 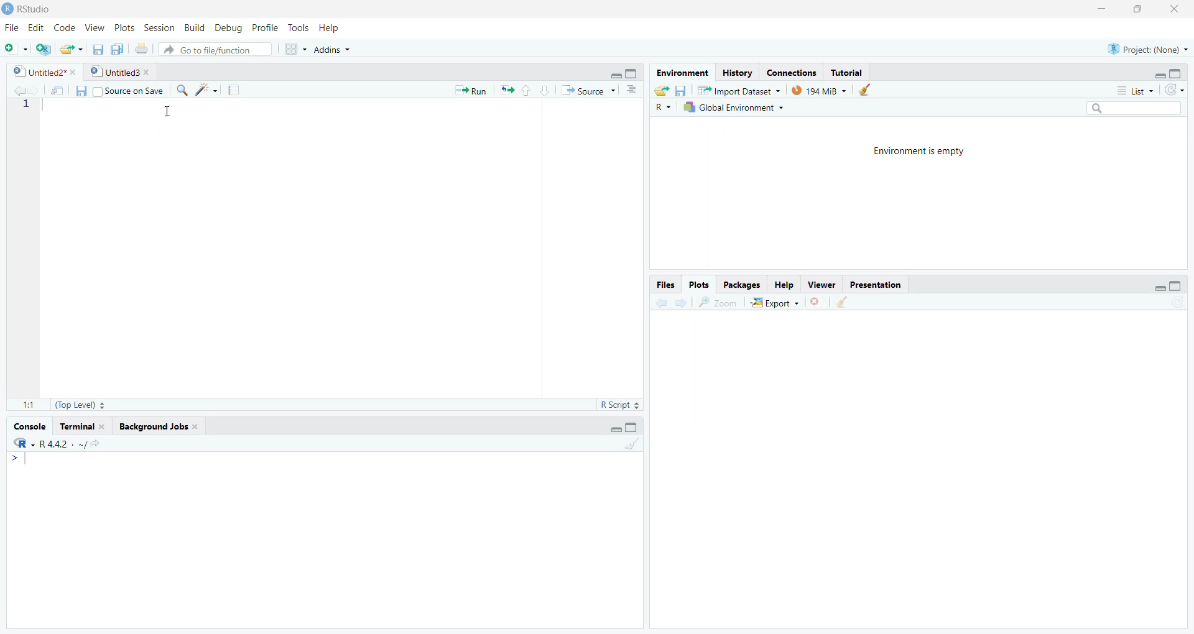 I want to click on Minimize, so click(x=1159, y=289).